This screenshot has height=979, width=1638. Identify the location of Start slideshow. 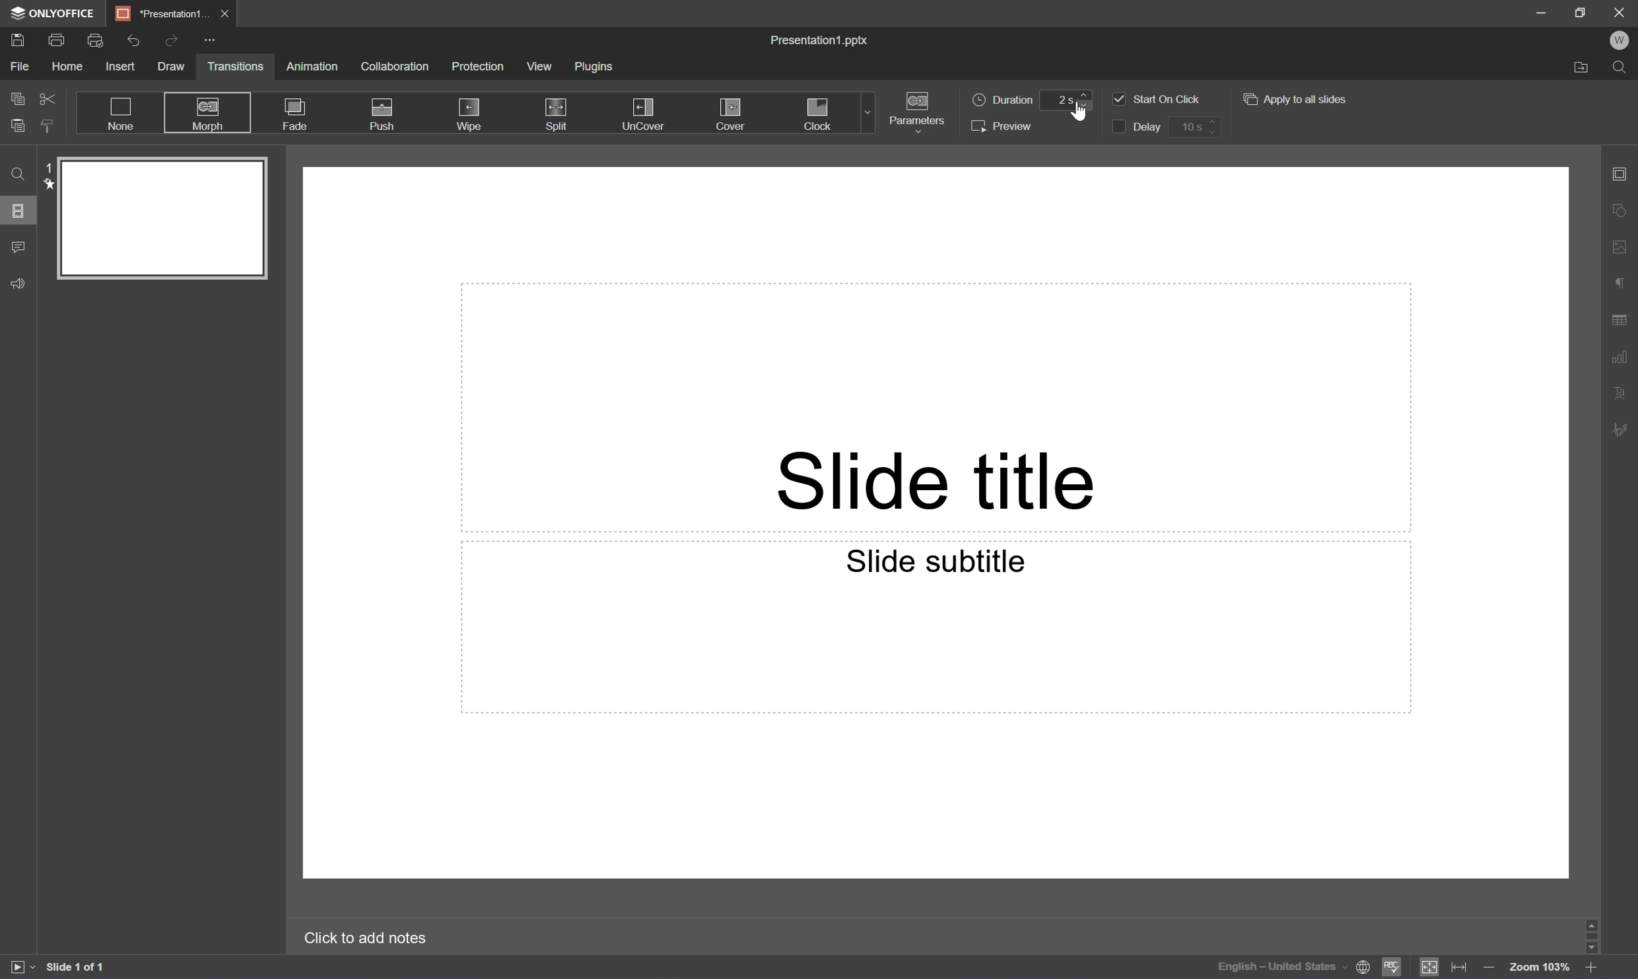
(17, 967).